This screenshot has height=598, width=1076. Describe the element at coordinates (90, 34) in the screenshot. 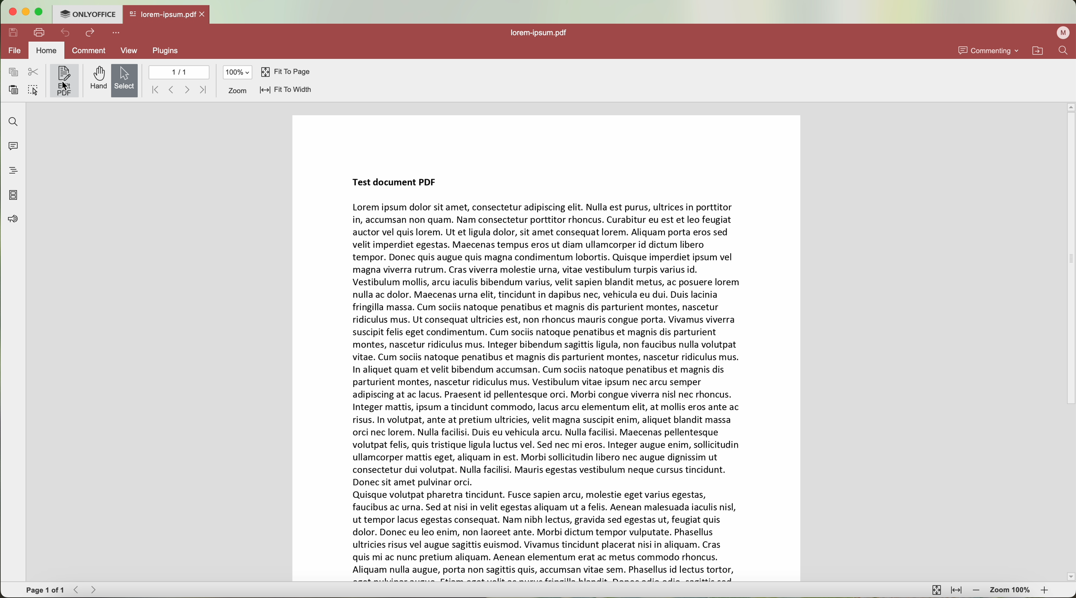

I see `redo` at that location.